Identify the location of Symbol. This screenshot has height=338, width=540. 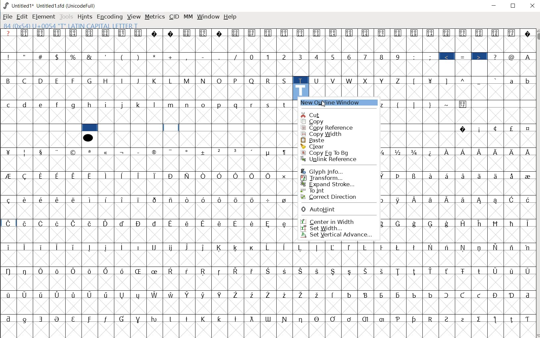
(301, 294).